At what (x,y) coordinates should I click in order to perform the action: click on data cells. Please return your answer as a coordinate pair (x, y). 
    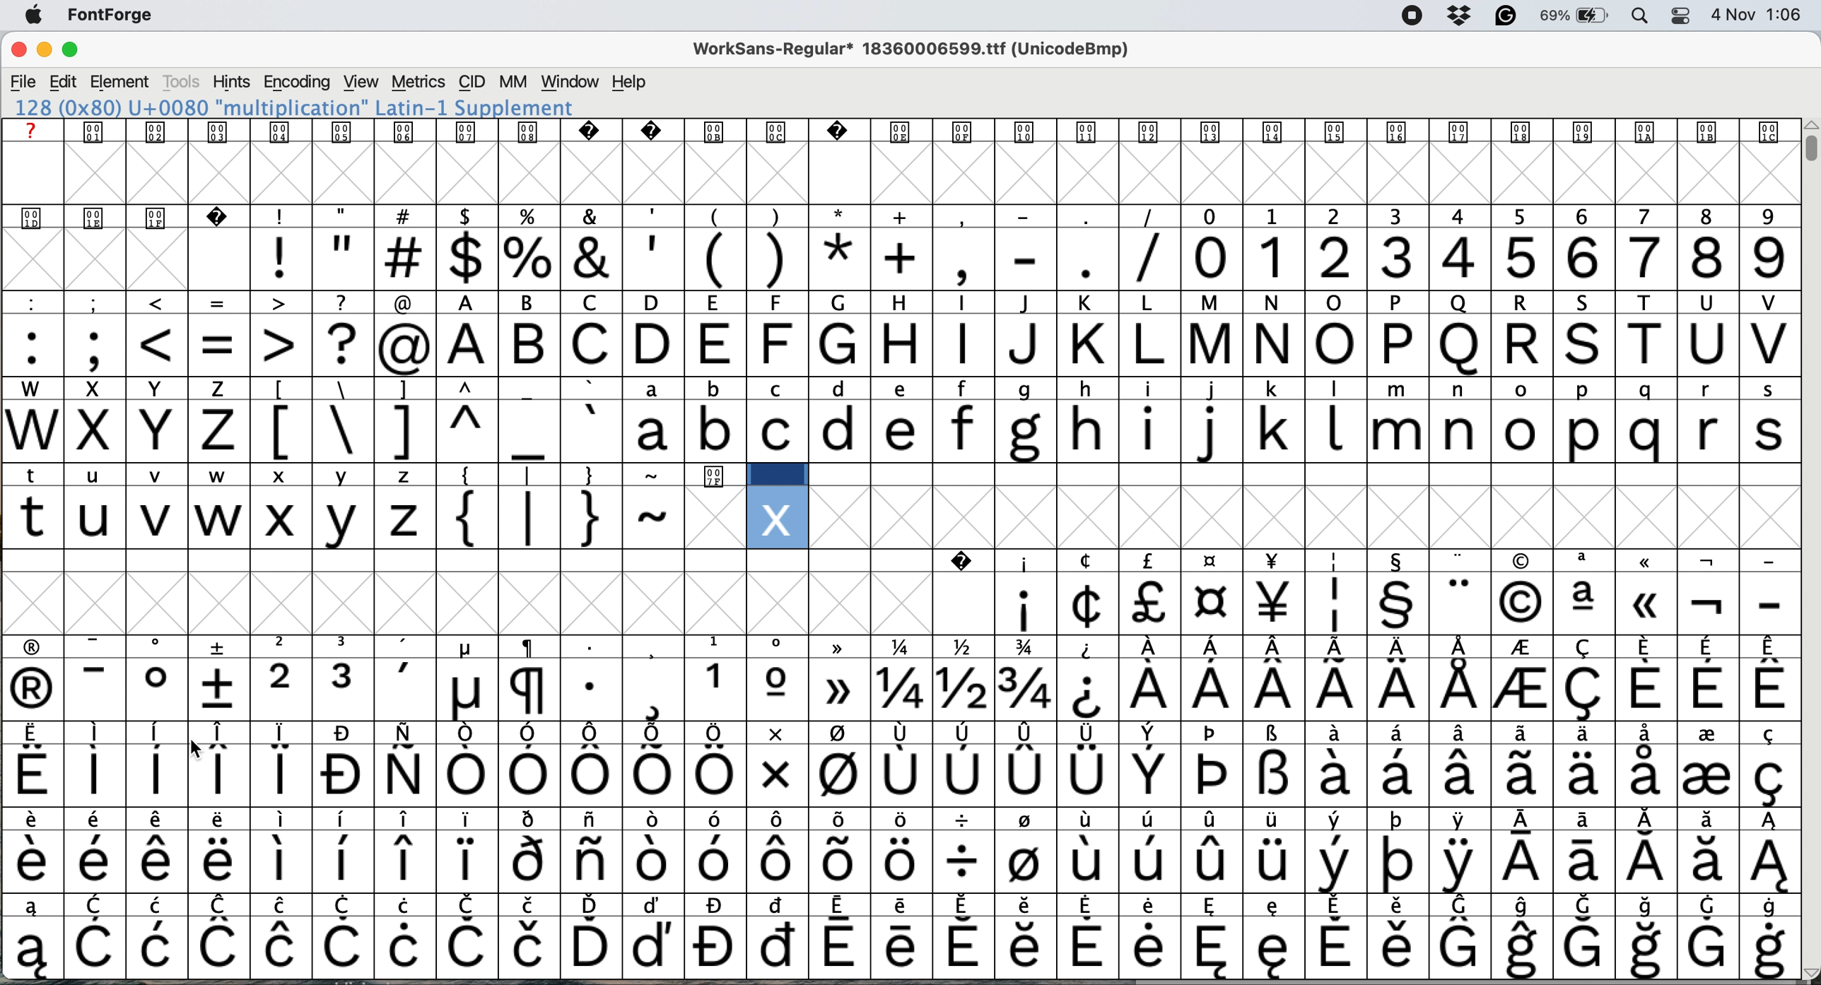
    Looking at the image, I should click on (1313, 474).